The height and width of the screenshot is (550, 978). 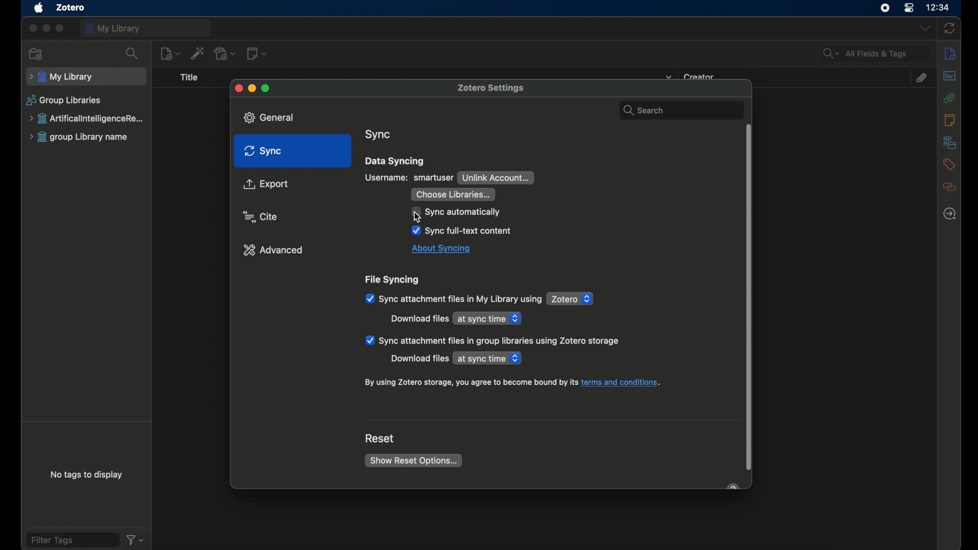 What do you see at coordinates (949, 76) in the screenshot?
I see `abstract` at bounding box center [949, 76].